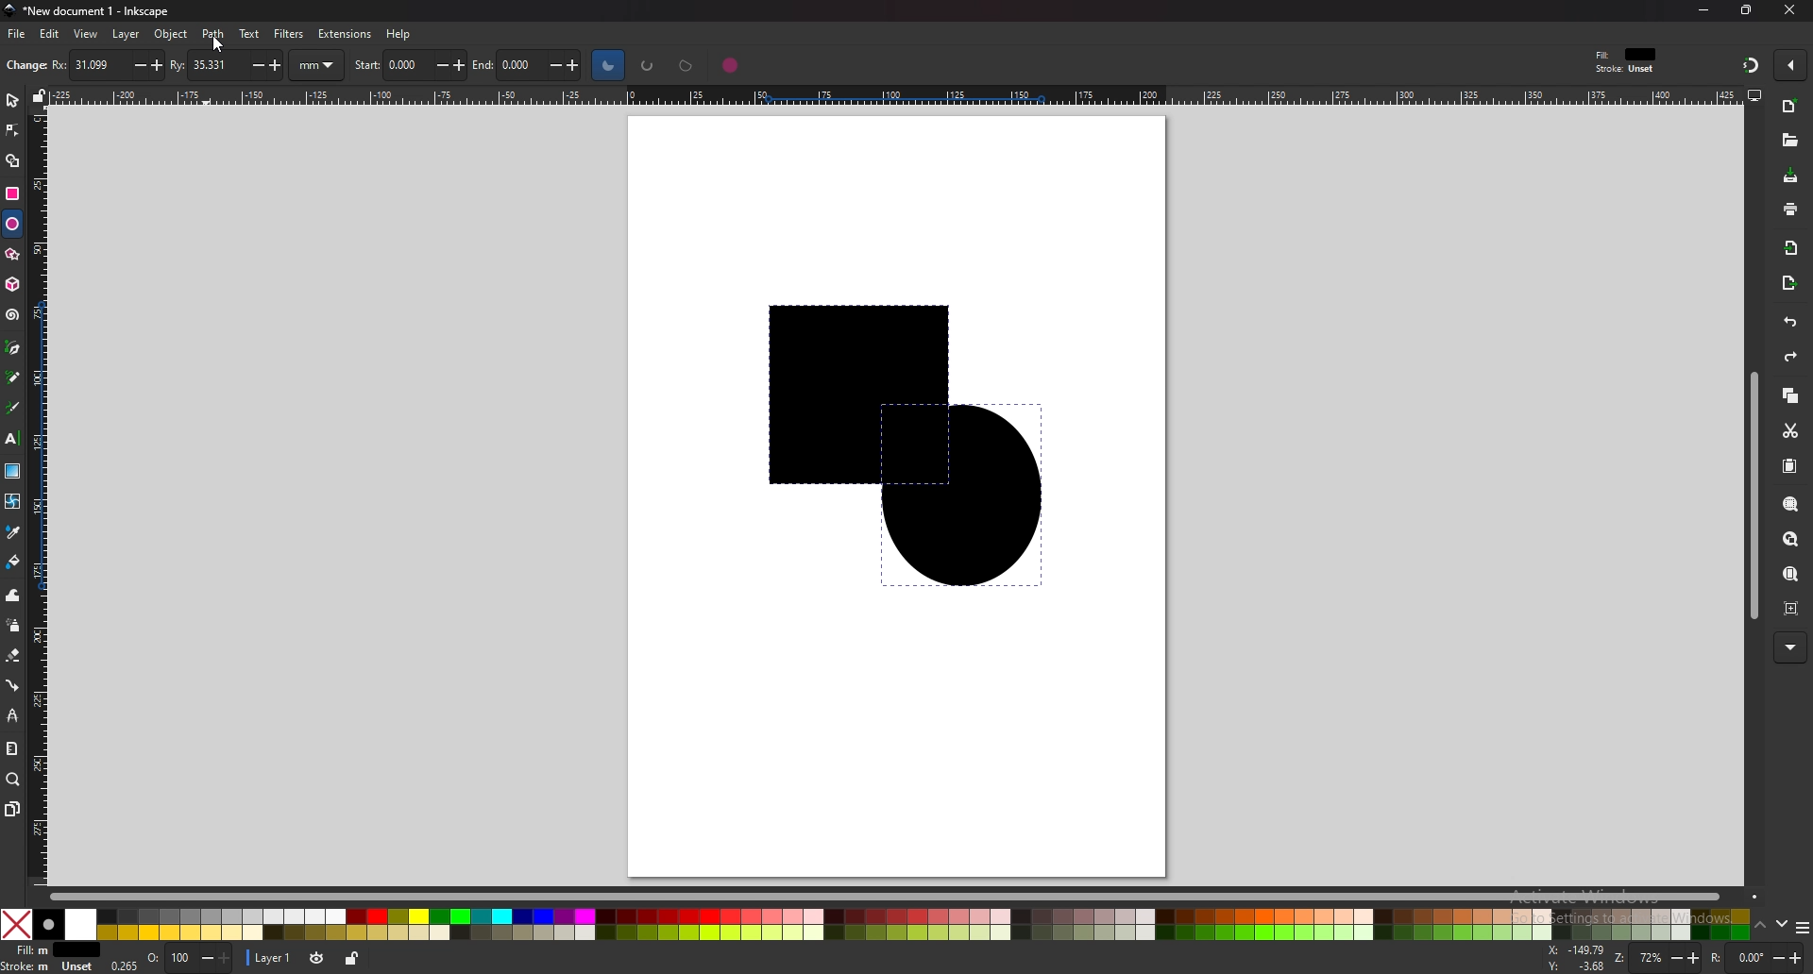 This screenshot has height=974, width=1813. Describe the element at coordinates (12, 98) in the screenshot. I see `select` at that location.